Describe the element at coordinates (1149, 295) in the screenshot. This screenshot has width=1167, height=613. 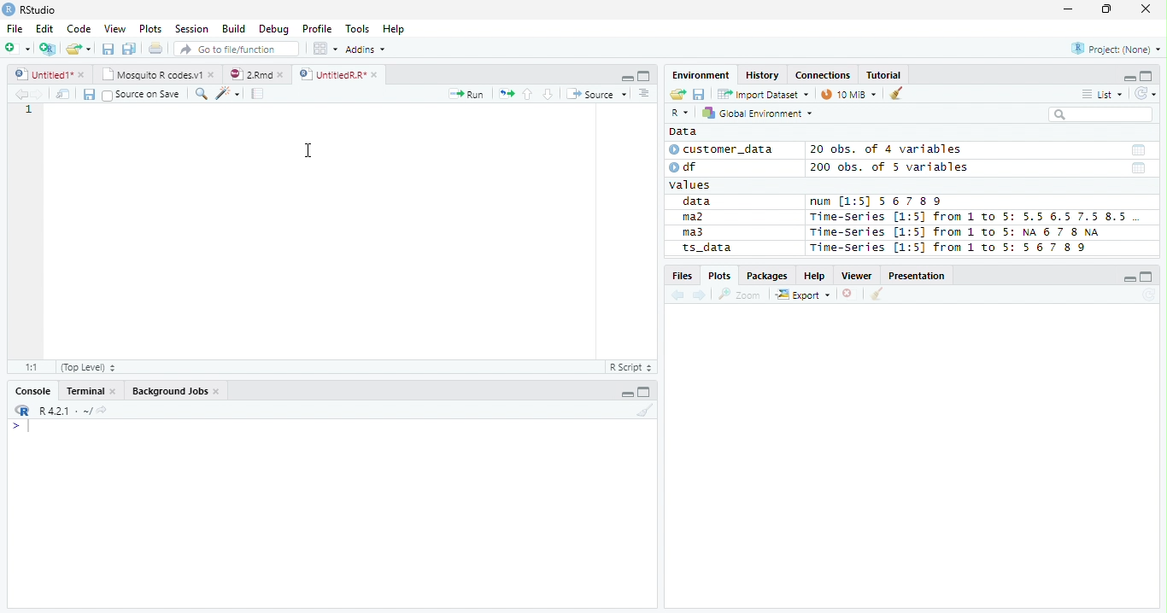
I see `Refresh` at that location.